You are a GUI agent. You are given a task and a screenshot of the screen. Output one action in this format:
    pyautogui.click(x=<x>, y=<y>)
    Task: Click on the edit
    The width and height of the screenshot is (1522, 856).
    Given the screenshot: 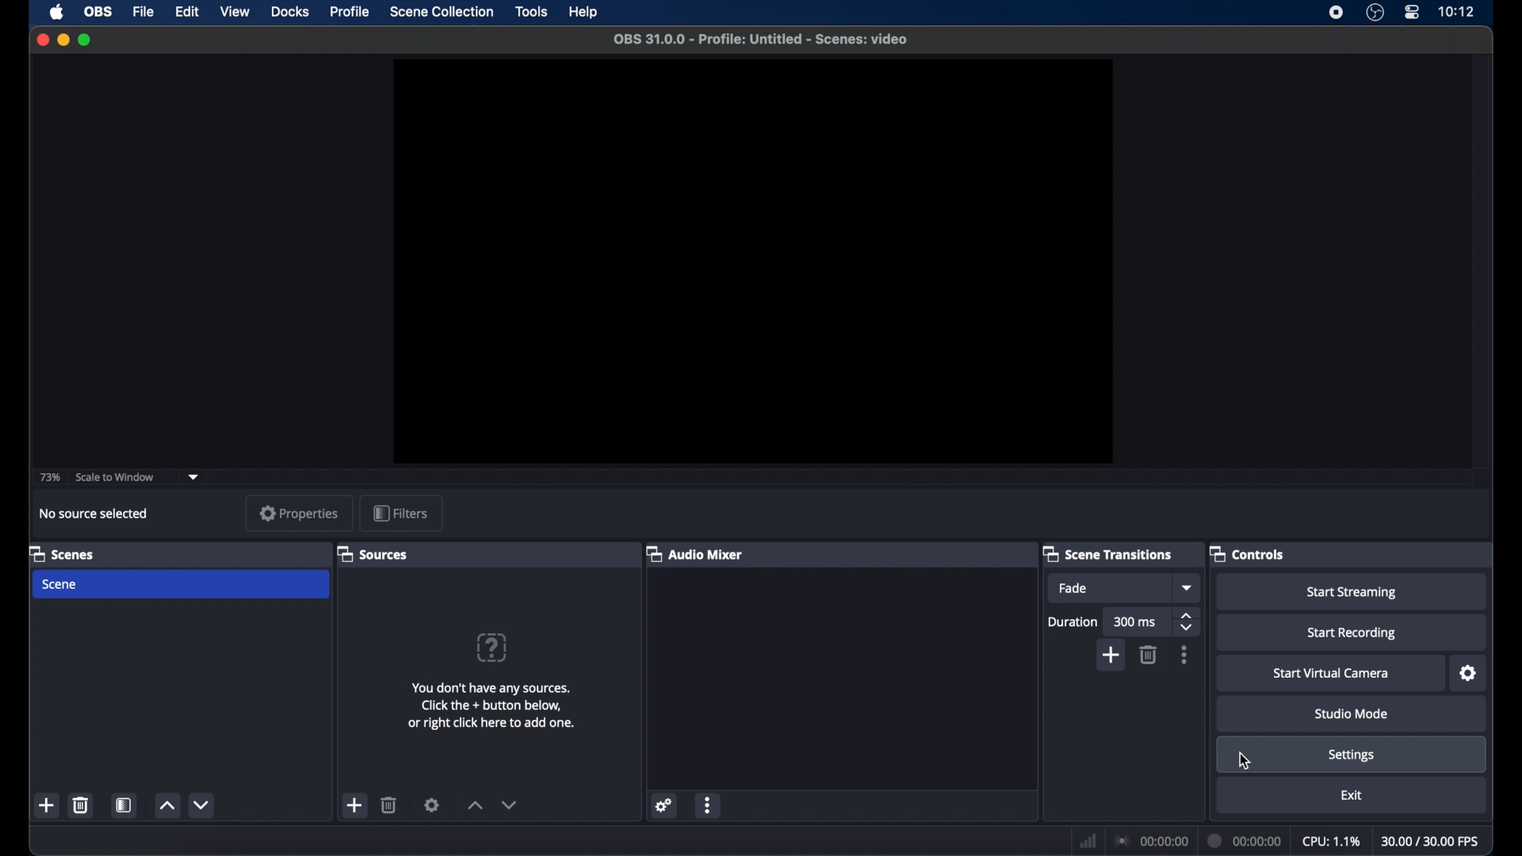 What is the action you would take?
    pyautogui.click(x=186, y=12)
    